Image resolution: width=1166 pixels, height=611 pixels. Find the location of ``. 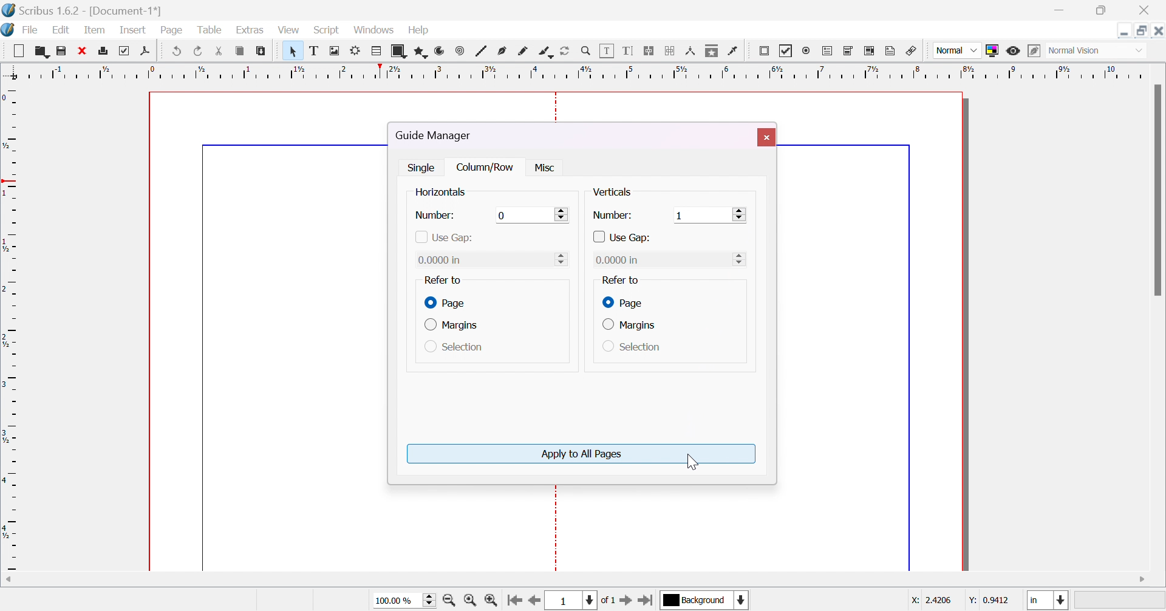

 is located at coordinates (22, 50).